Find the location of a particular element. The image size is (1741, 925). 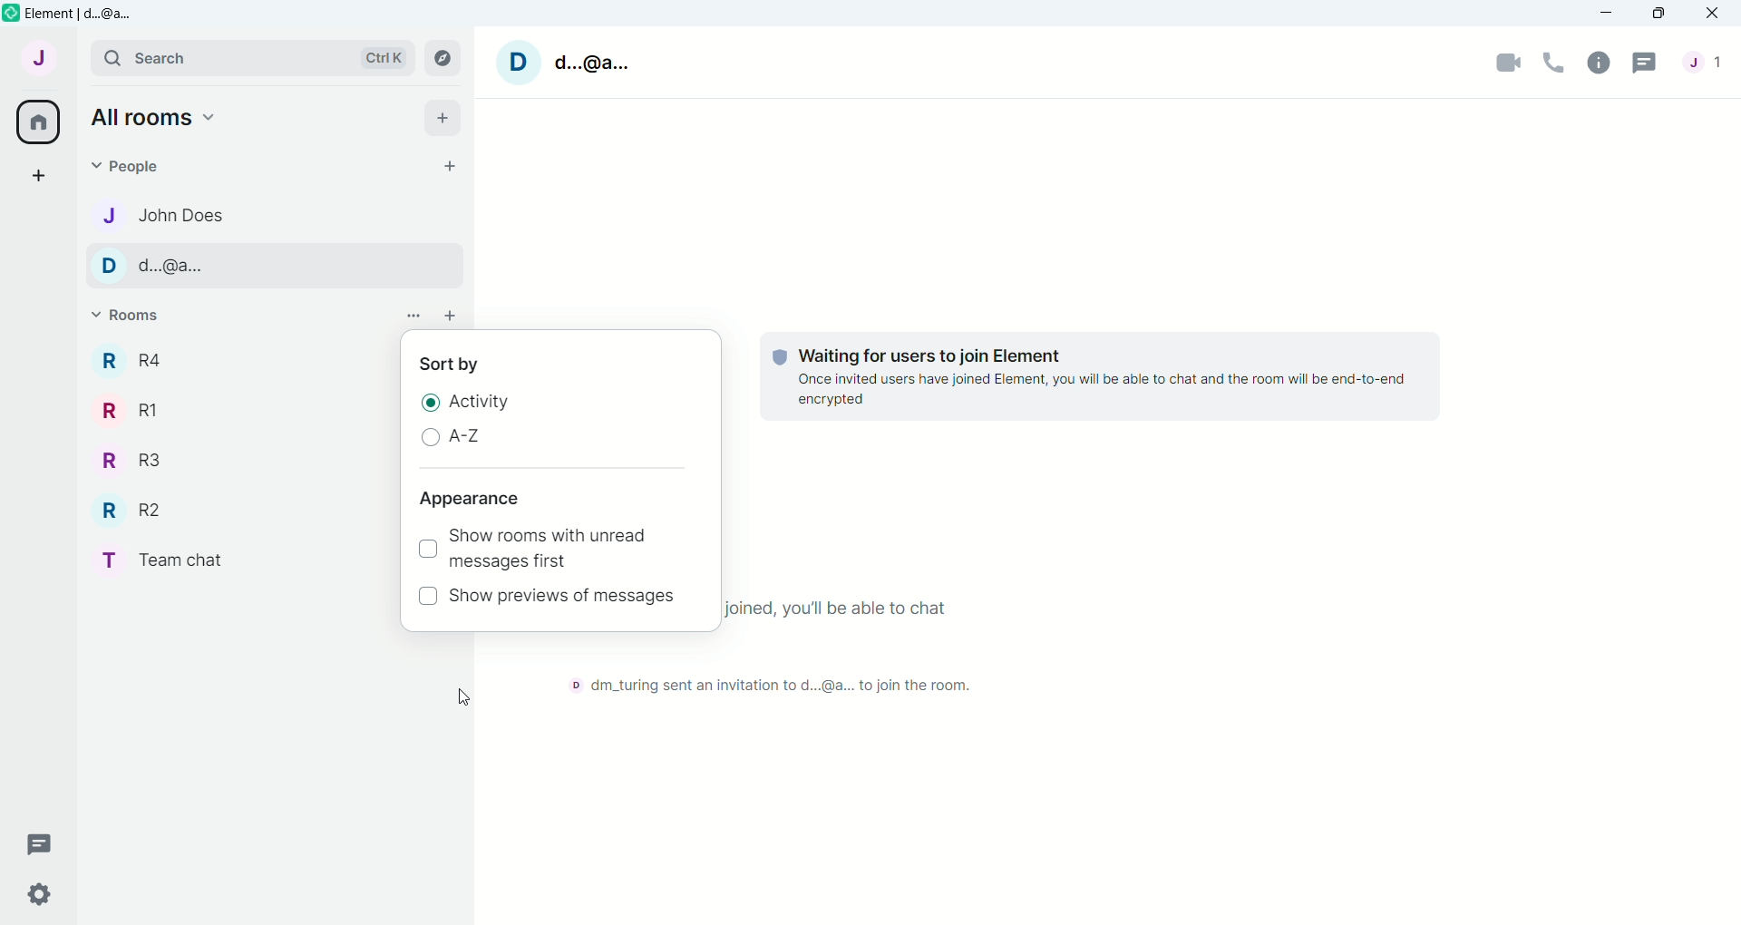

Maximize is located at coordinates (1658, 14).